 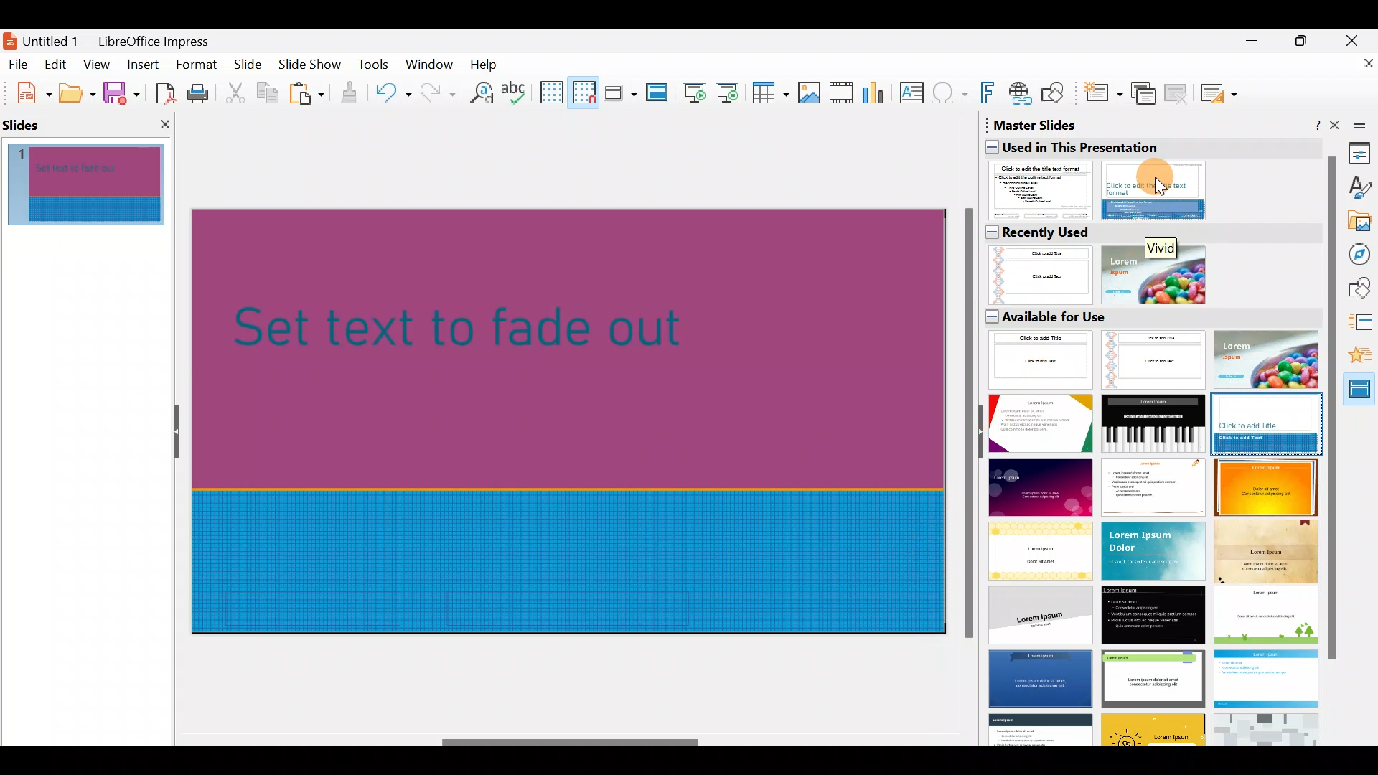 What do you see at coordinates (162, 92) in the screenshot?
I see `Export directly as PDF` at bounding box center [162, 92].